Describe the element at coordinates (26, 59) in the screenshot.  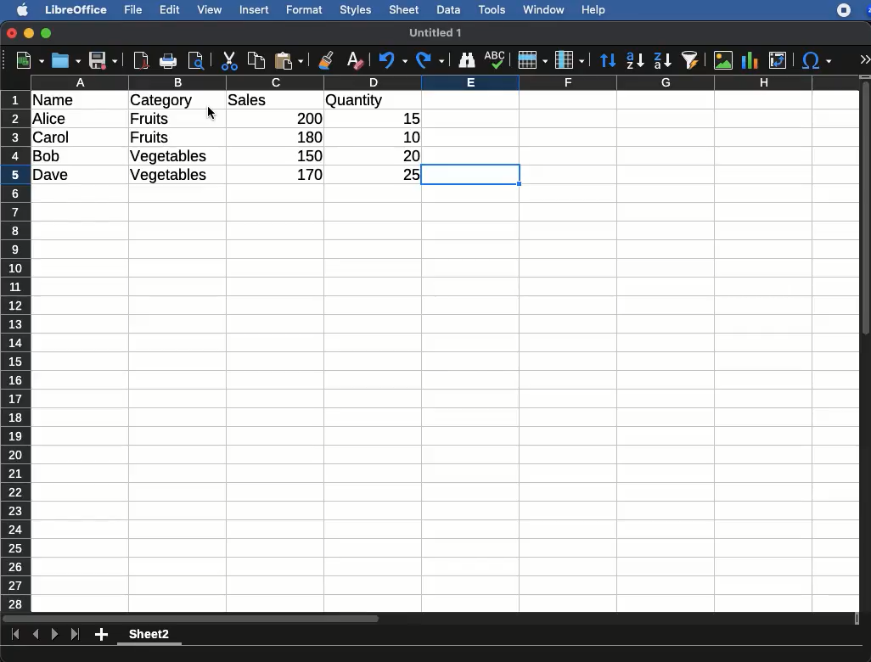
I see `new` at that location.